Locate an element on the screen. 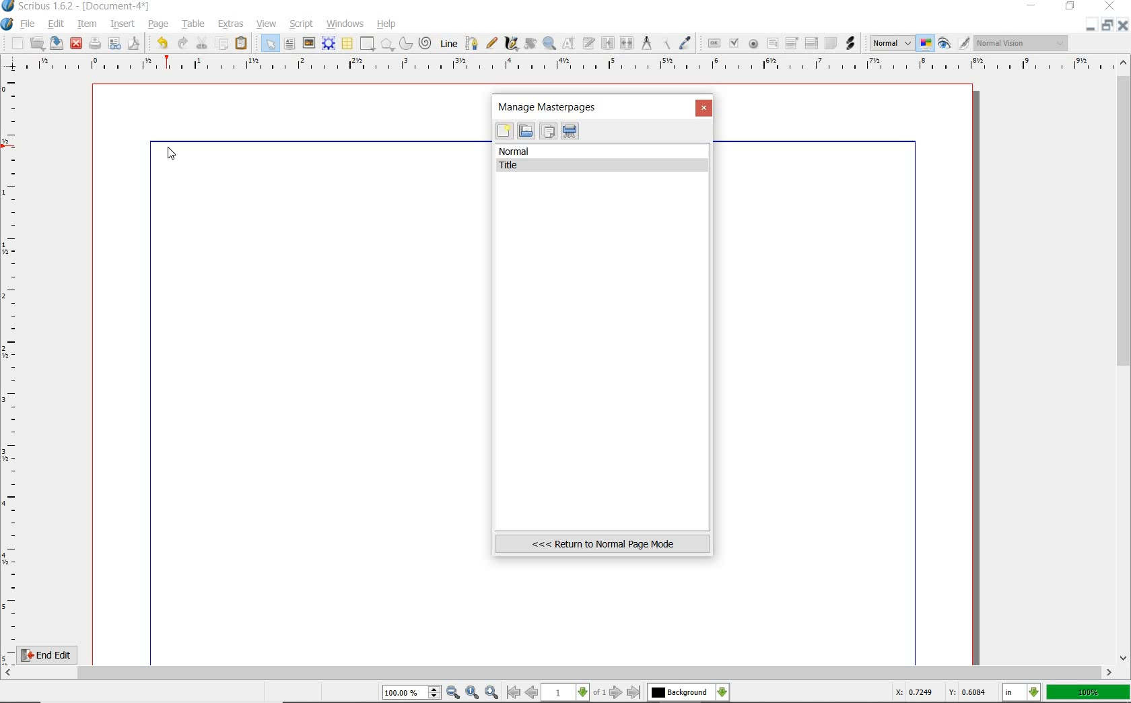 Image resolution: width=1131 pixels, height=703 pixels. delete the selected masterpages is located at coordinates (570, 131).